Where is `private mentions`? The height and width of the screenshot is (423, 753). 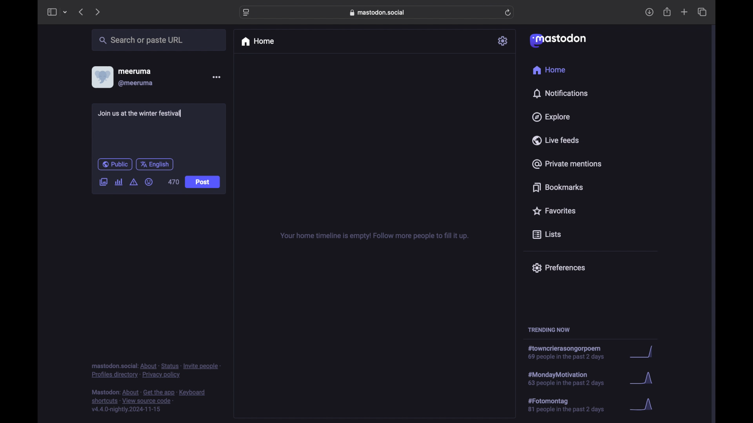 private mentions is located at coordinates (567, 164).